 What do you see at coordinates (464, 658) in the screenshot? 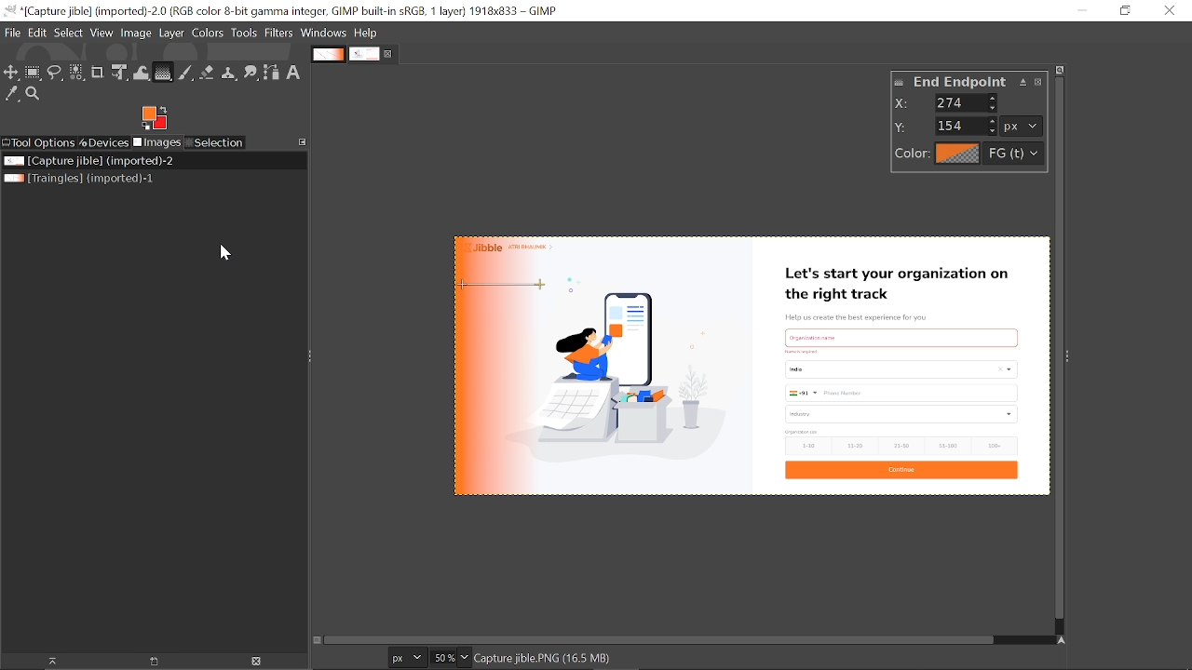
I see `Zoom options` at bounding box center [464, 658].